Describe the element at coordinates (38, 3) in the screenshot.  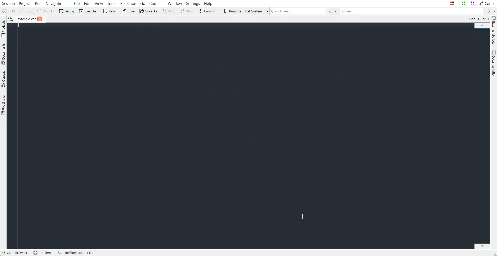
I see `Run` at that location.